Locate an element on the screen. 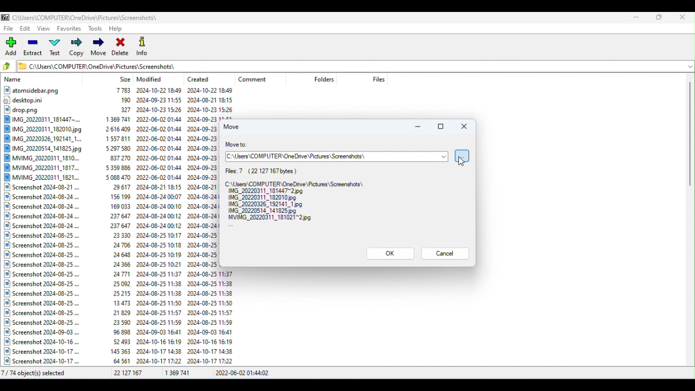 This screenshot has width=695, height=391. Move is located at coordinates (98, 48).